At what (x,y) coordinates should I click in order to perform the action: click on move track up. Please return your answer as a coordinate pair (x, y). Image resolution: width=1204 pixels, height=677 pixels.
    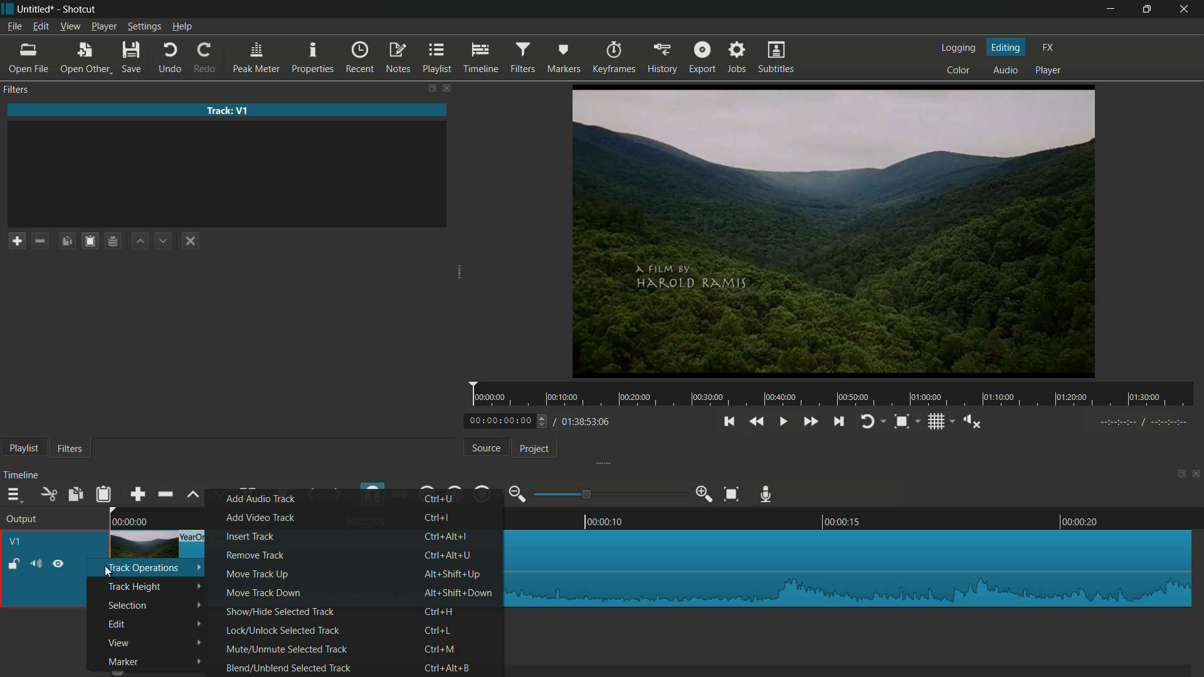
    Looking at the image, I should click on (258, 574).